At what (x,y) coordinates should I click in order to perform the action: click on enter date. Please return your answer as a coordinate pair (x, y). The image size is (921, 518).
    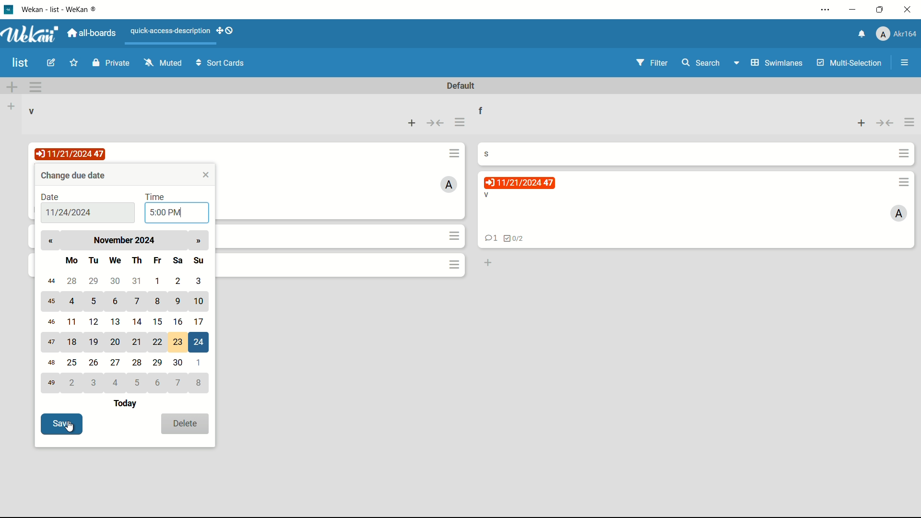
    Looking at the image, I should click on (68, 213).